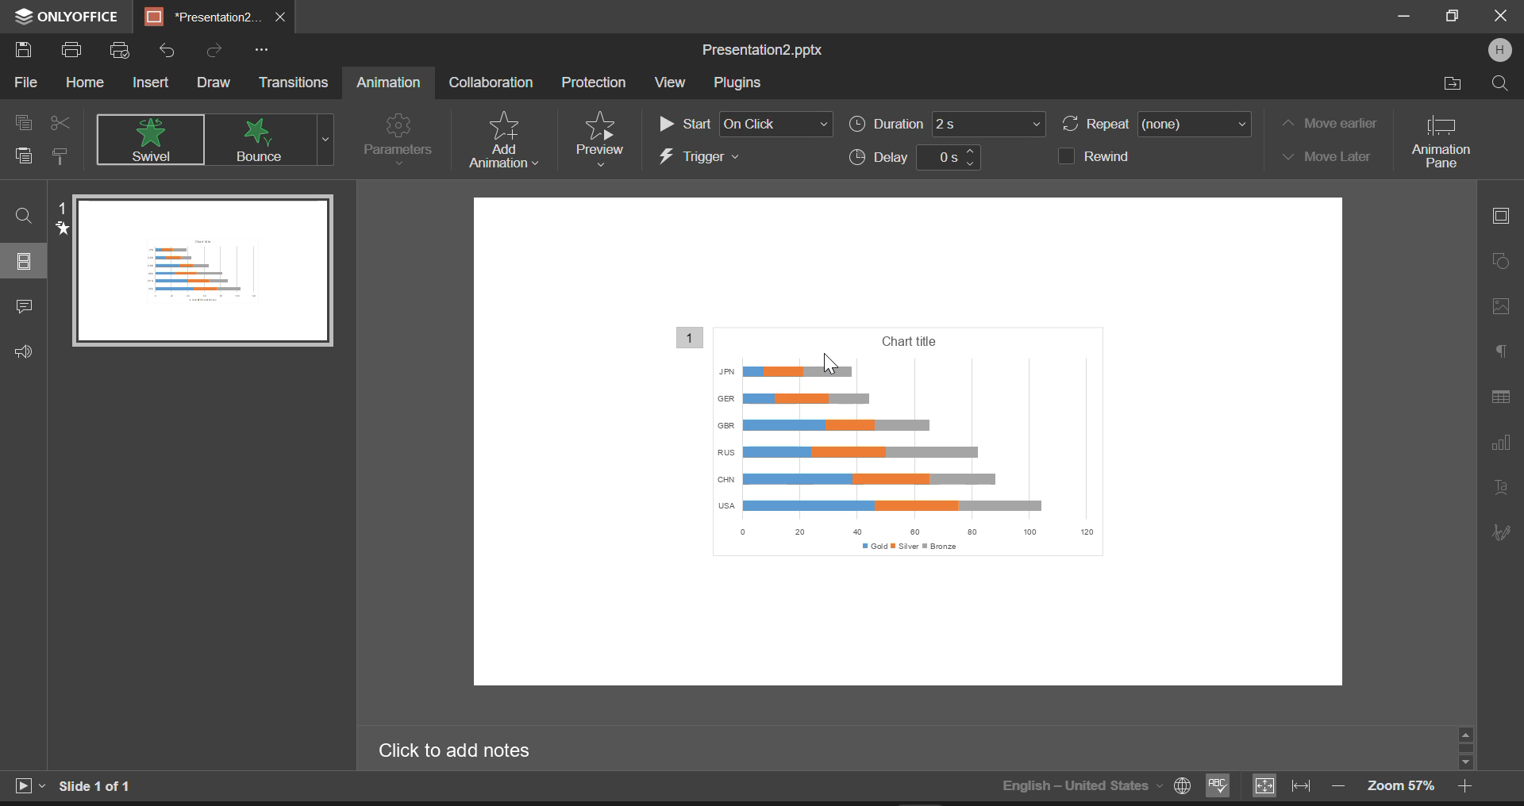 This screenshot has width=1524, height=806. What do you see at coordinates (23, 352) in the screenshot?
I see `Feedback & Support` at bounding box center [23, 352].